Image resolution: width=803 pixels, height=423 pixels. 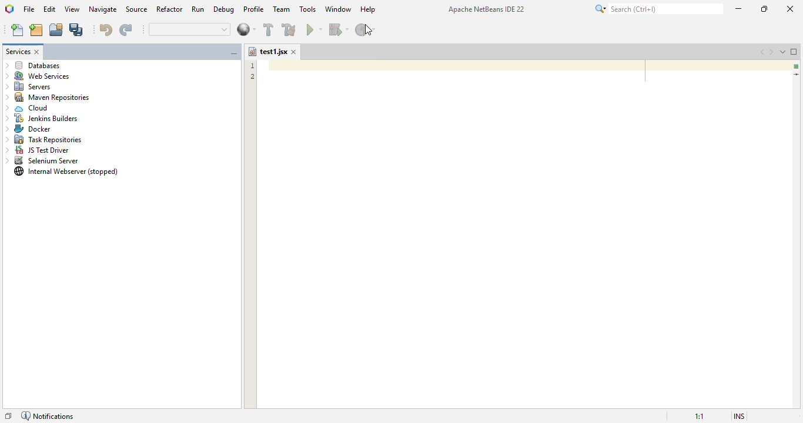 I want to click on view, so click(x=72, y=9).